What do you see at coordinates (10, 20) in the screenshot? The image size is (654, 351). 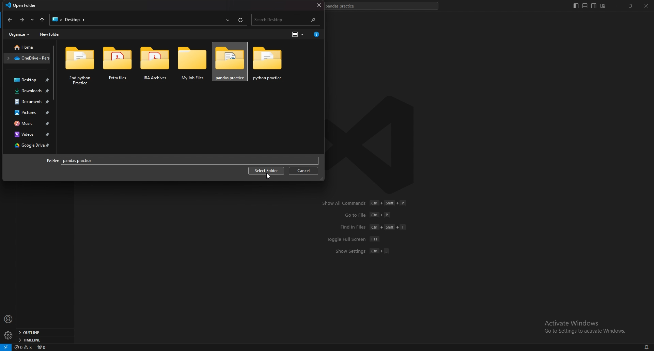 I see `back` at bounding box center [10, 20].